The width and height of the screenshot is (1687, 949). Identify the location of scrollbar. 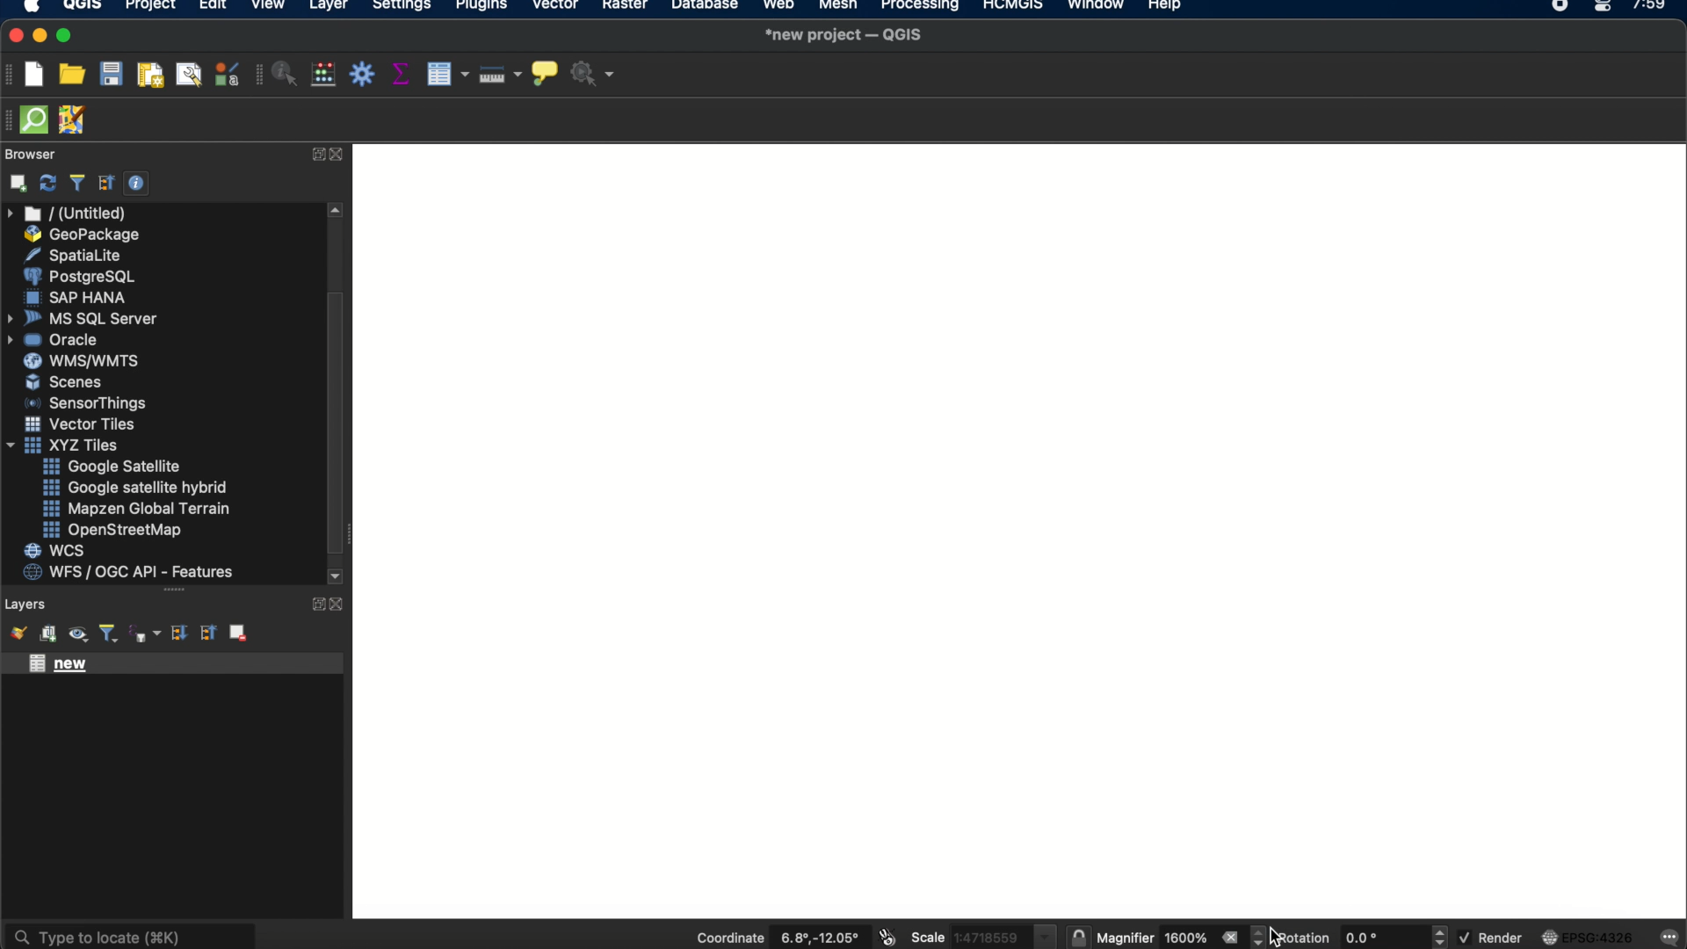
(338, 396).